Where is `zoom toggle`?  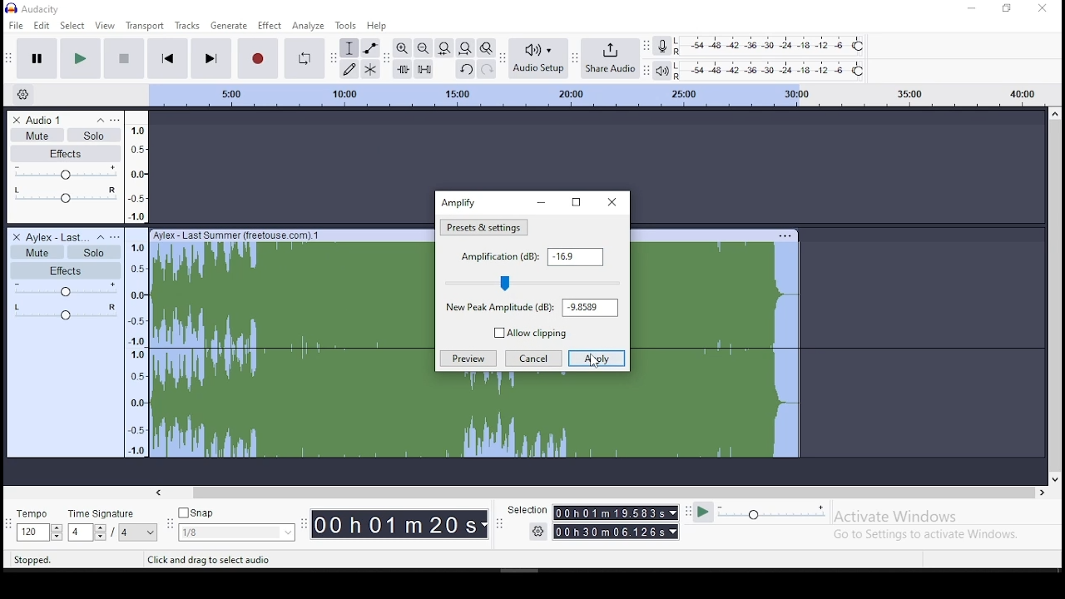 zoom toggle is located at coordinates (486, 47).